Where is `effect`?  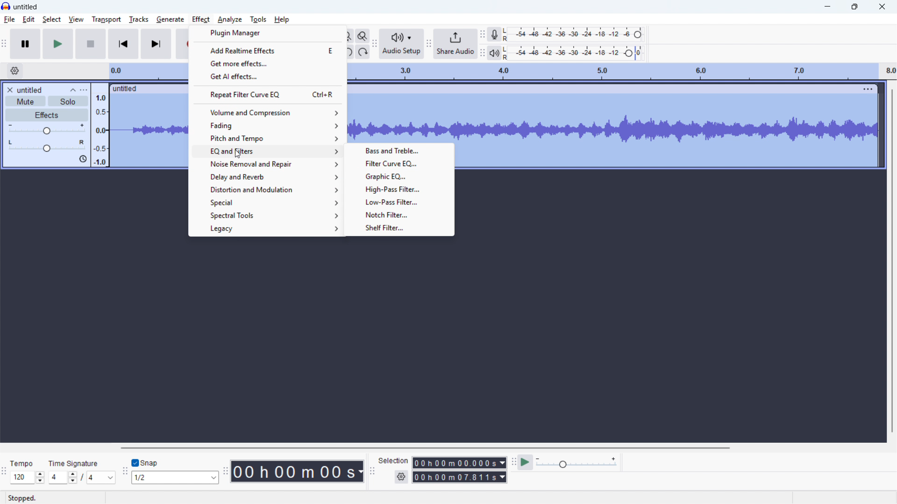 effect is located at coordinates (201, 19).